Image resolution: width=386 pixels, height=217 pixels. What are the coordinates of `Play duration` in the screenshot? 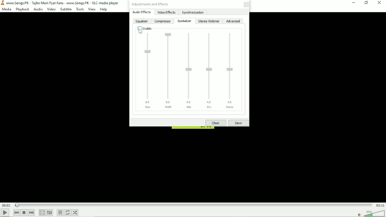 It's located at (193, 205).